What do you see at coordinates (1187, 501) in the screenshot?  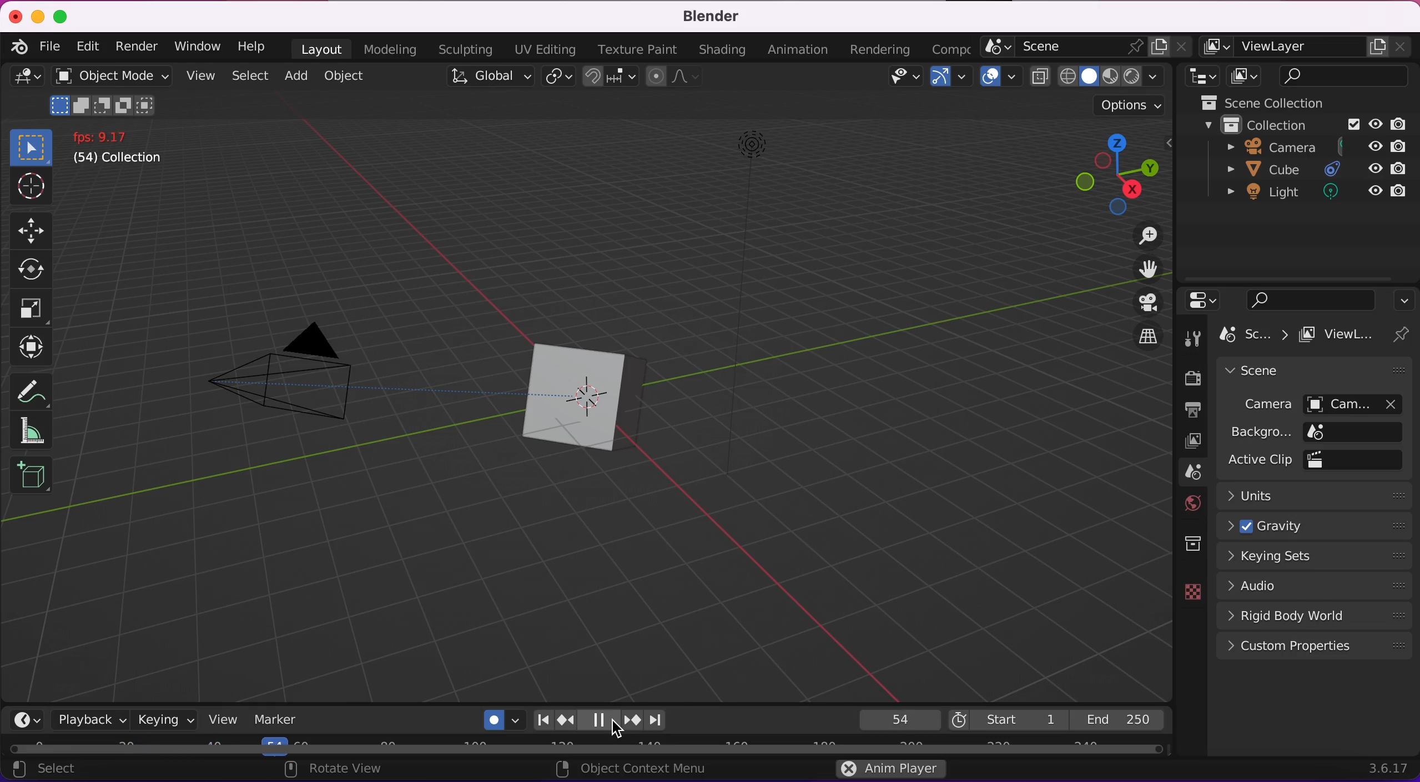 I see `world` at bounding box center [1187, 501].